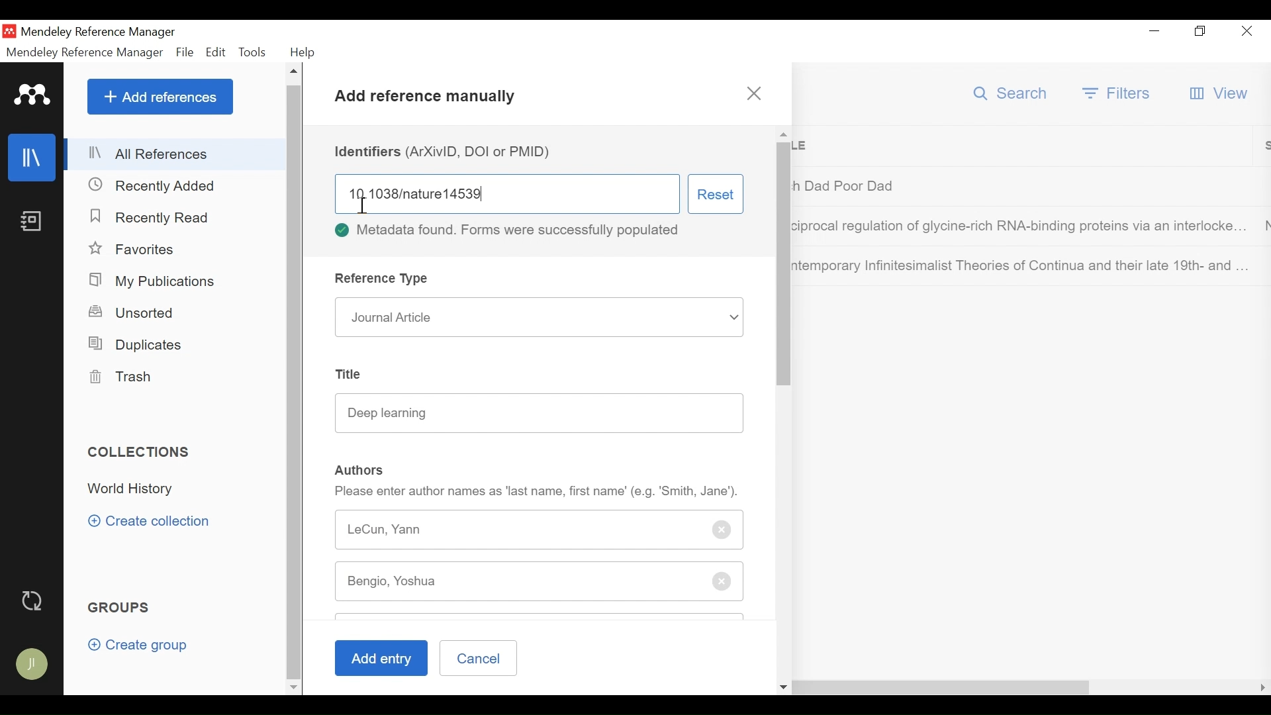 This screenshot has height=715, width=1271. I want to click on Reset, so click(716, 193).